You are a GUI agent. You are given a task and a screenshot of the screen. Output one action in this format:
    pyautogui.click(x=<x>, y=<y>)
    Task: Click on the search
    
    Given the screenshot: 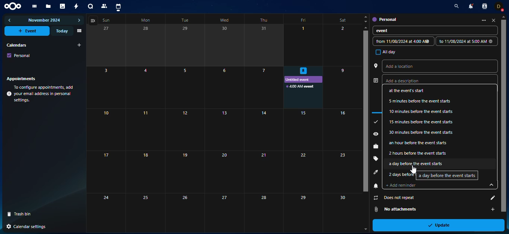 What is the action you would take?
    pyautogui.click(x=455, y=7)
    